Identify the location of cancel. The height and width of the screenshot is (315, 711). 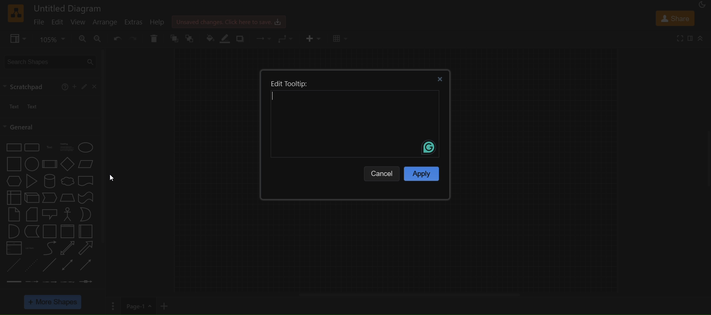
(382, 172).